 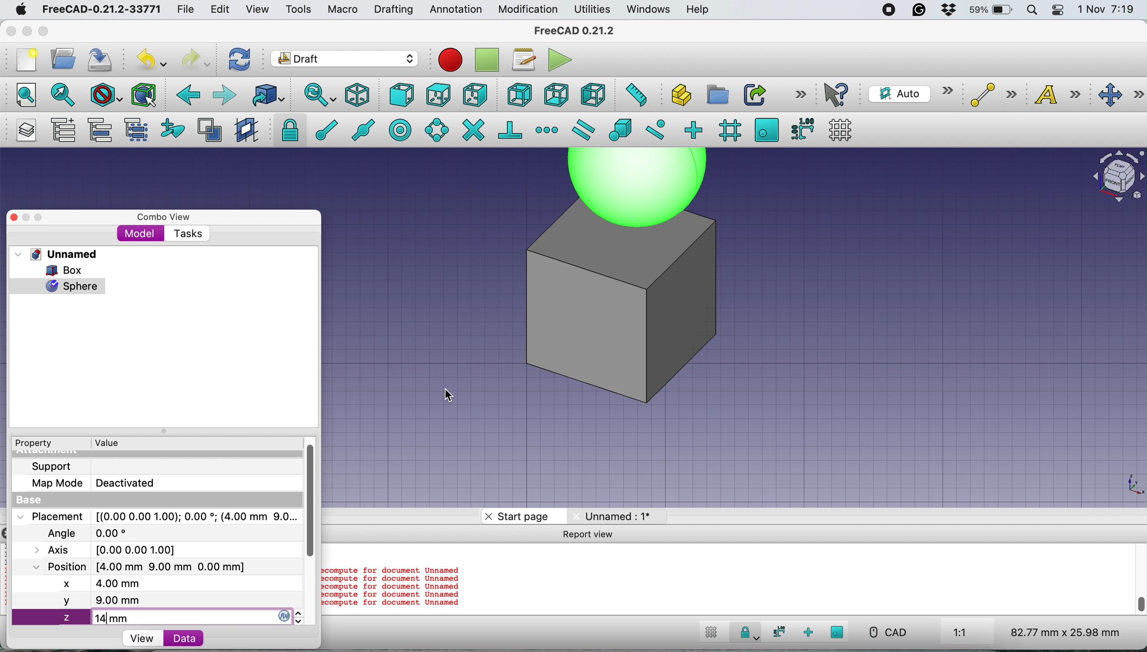 What do you see at coordinates (224, 94) in the screenshot?
I see `forward` at bounding box center [224, 94].